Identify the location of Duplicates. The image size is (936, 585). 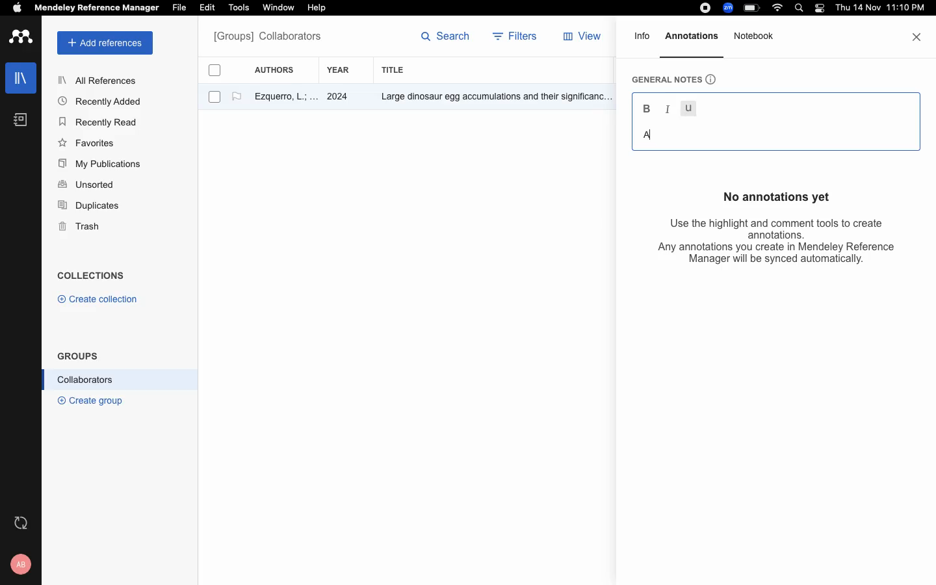
(90, 206).